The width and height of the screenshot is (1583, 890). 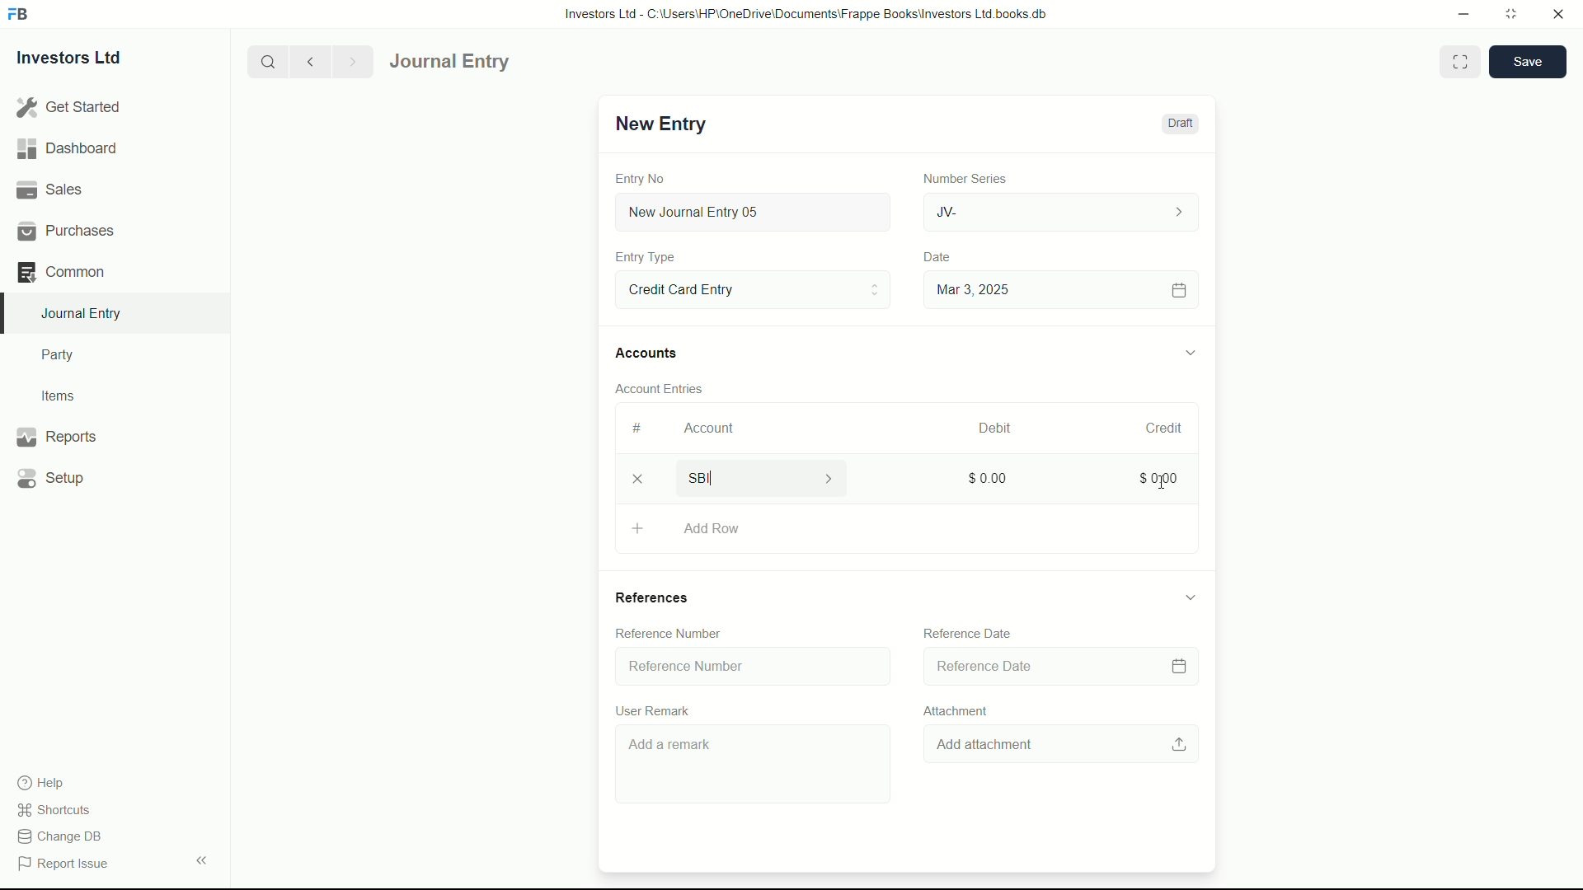 What do you see at coordinates (1059, 289) in the screenshot?
I see `Mar 3, 2025` at bounding box center [1059, 289].